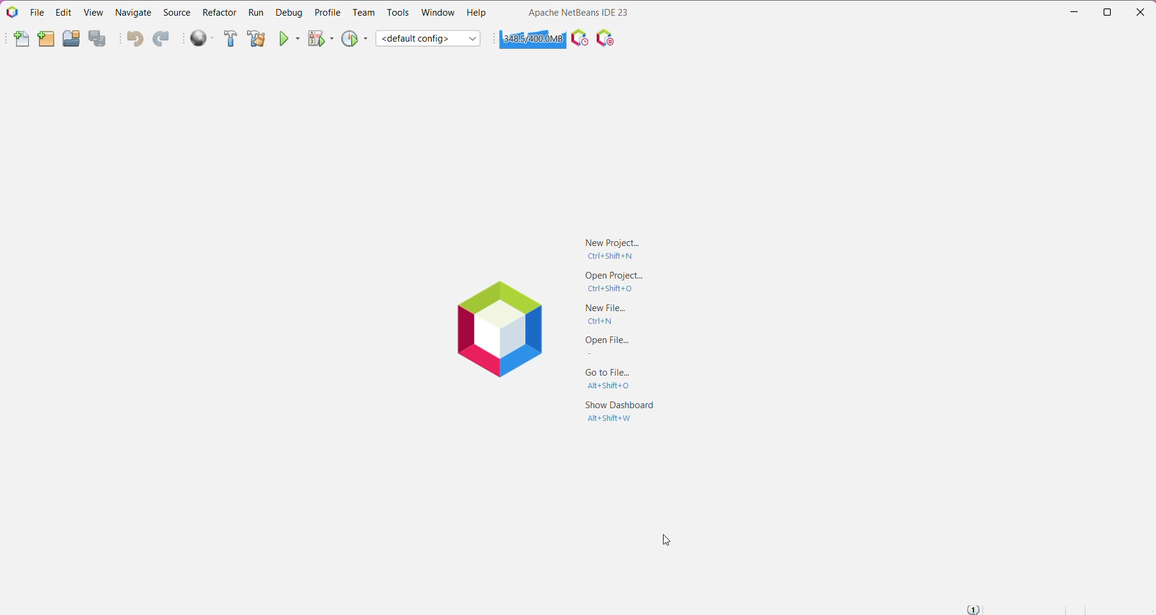  Describe the element at coordinates (398, 13) in the screenshot. I see `Tools` at that location.